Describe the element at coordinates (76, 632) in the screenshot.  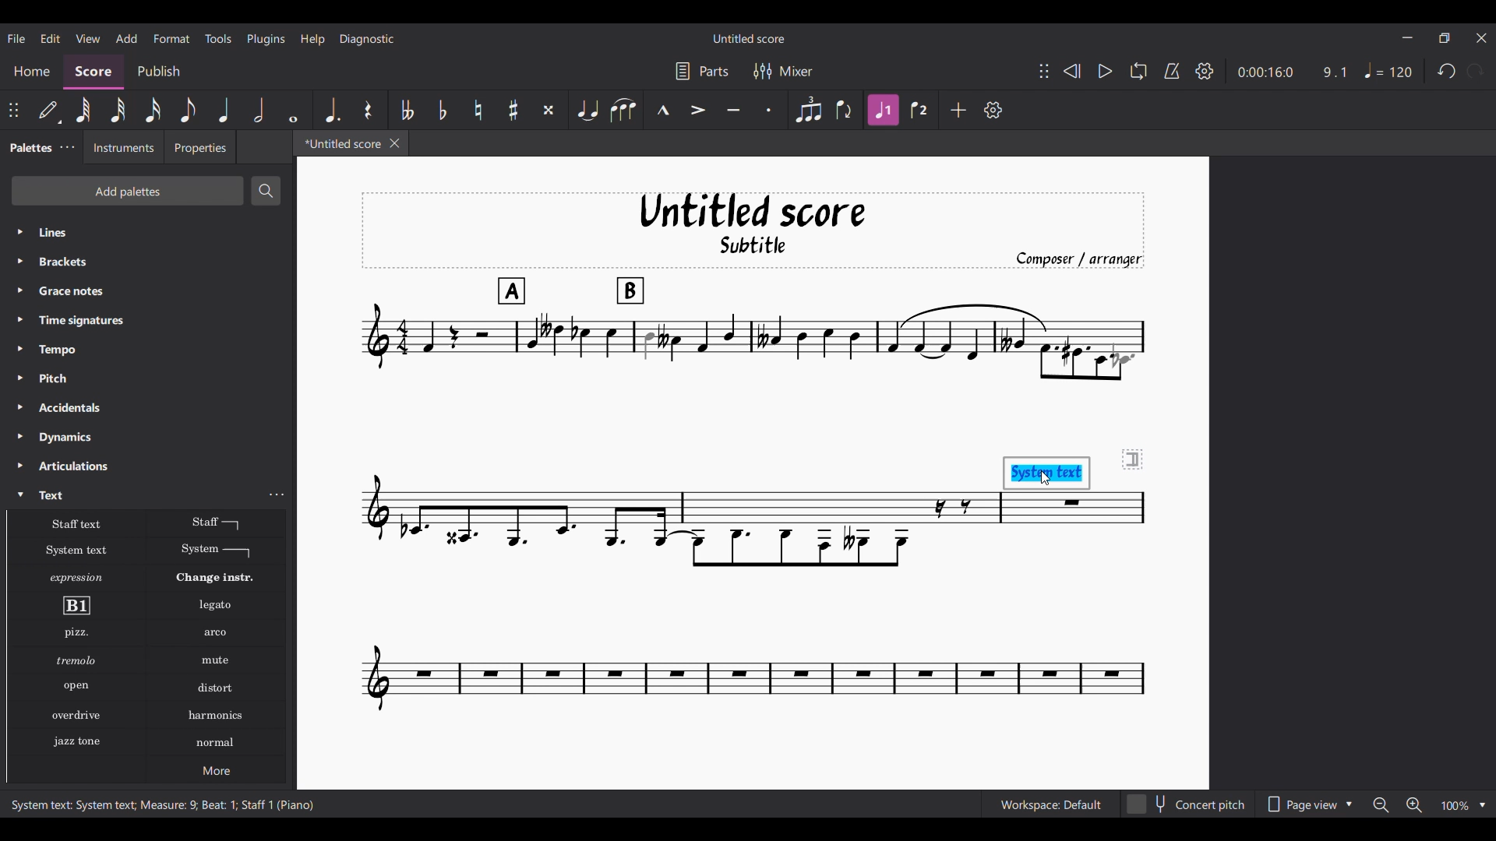
I see `Pizzicato` at that location.